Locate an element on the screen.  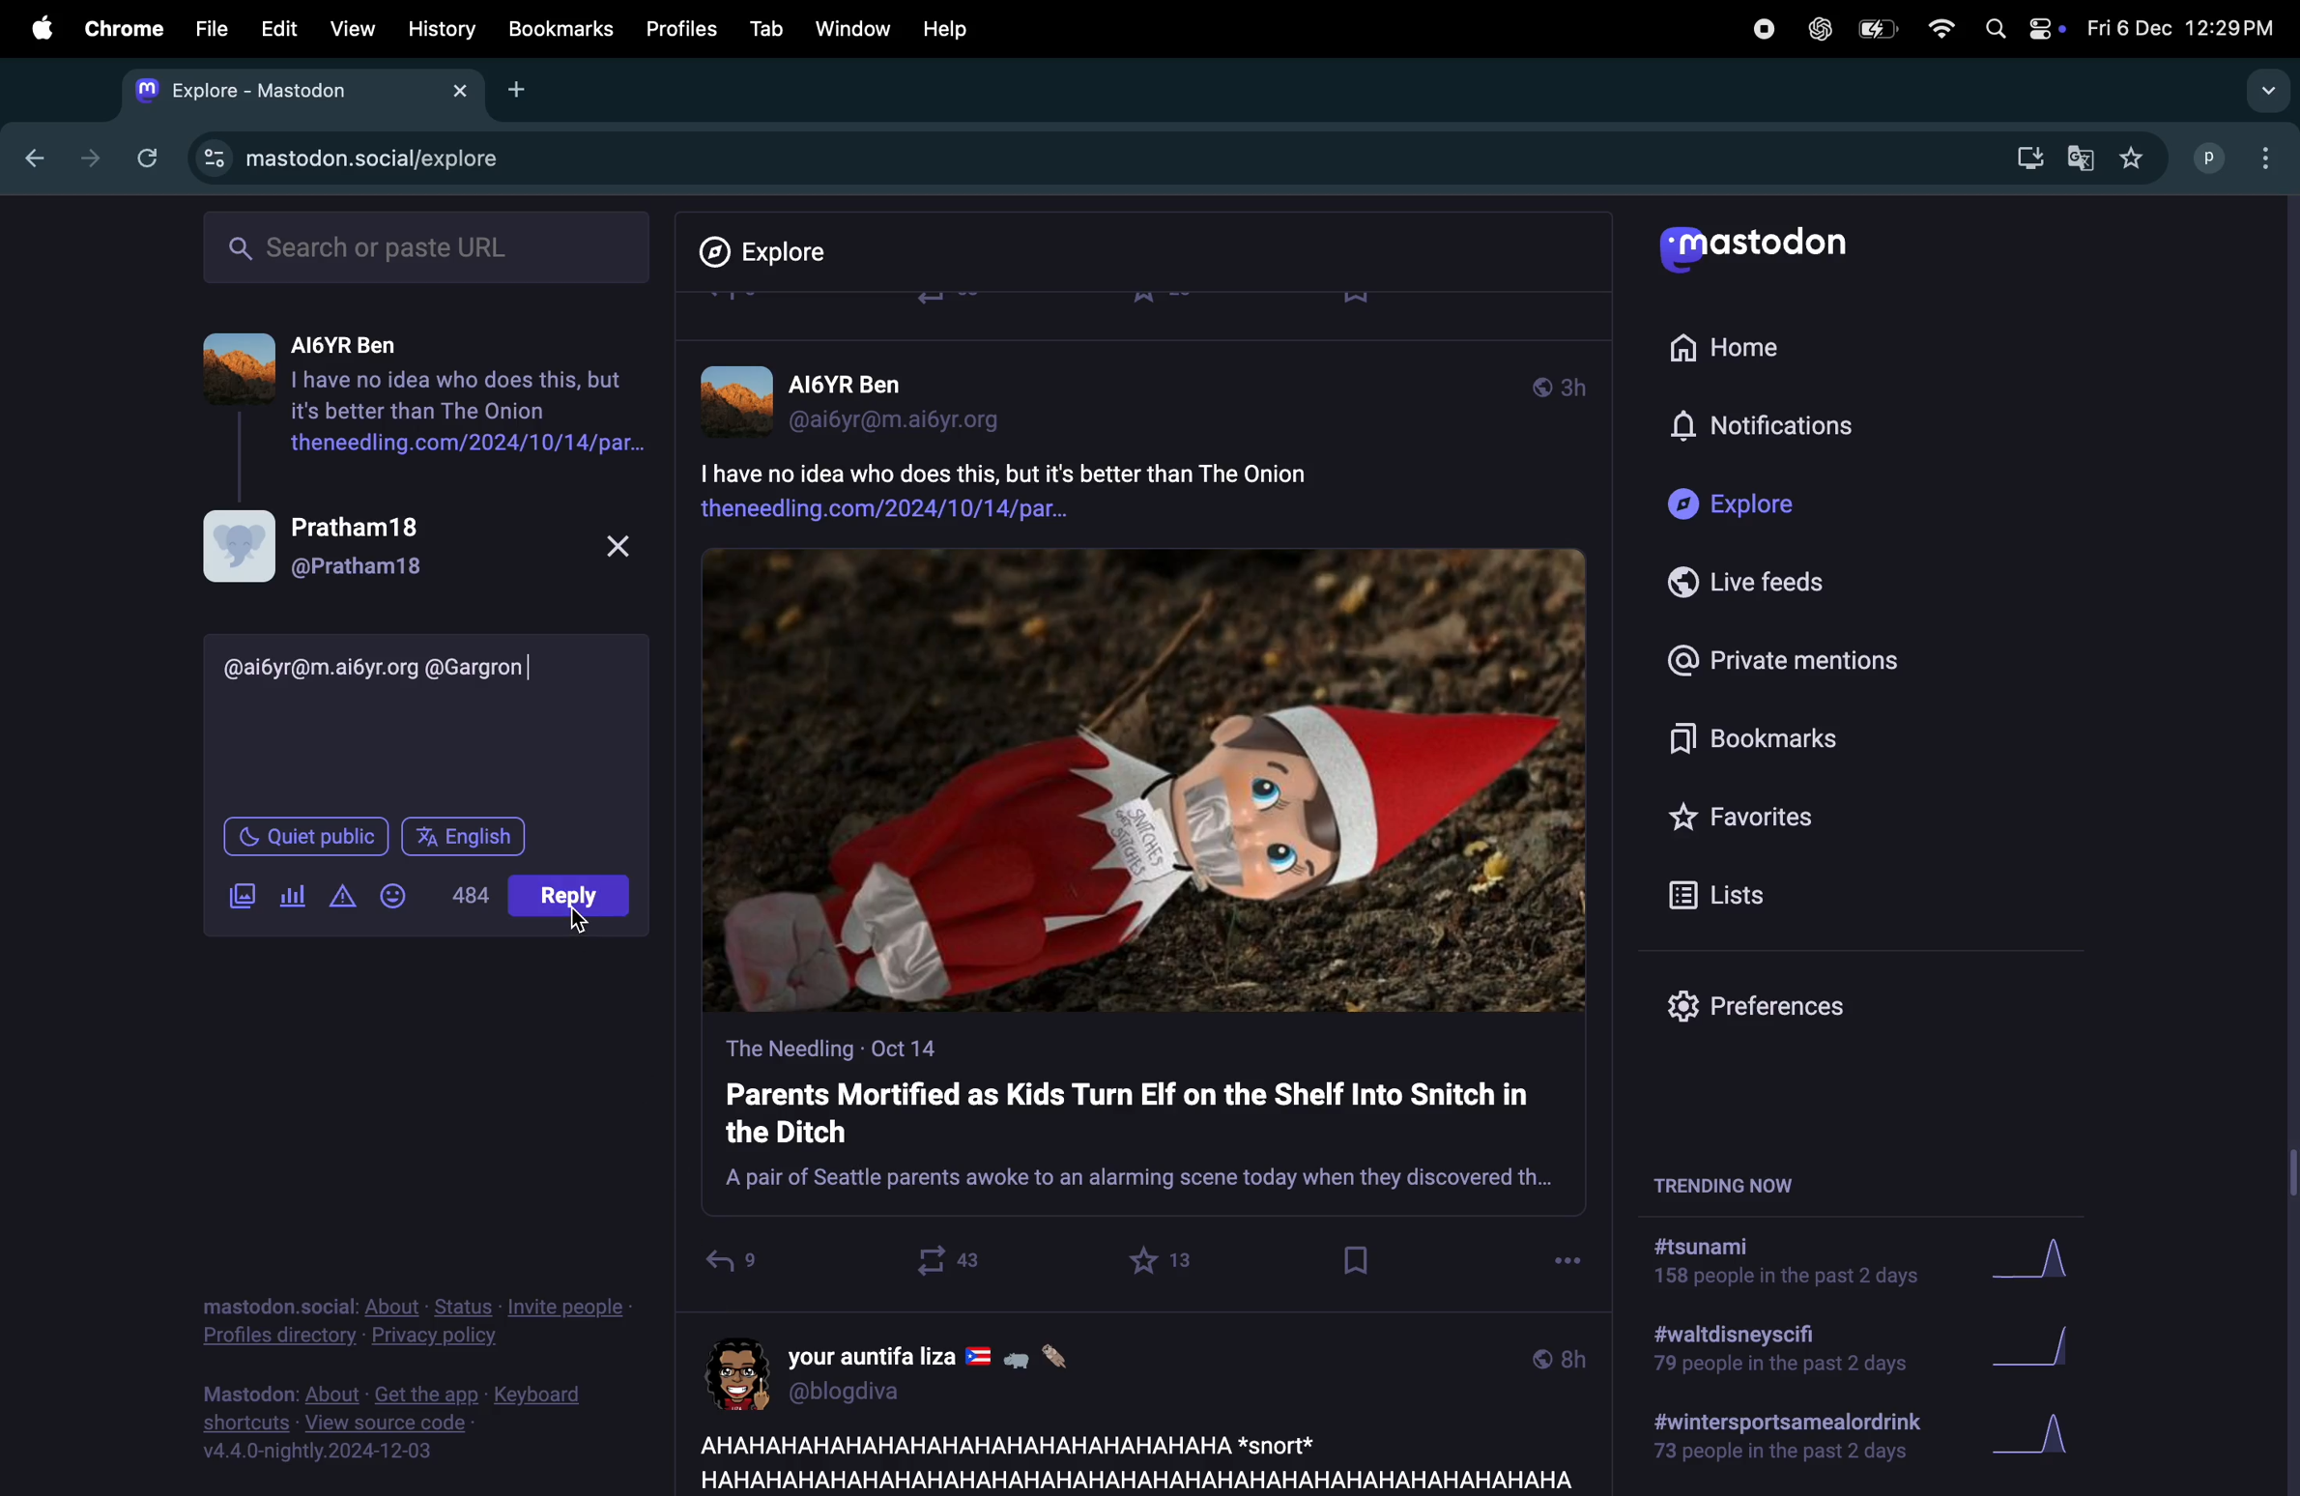
help is located at coordinates (946, 29).